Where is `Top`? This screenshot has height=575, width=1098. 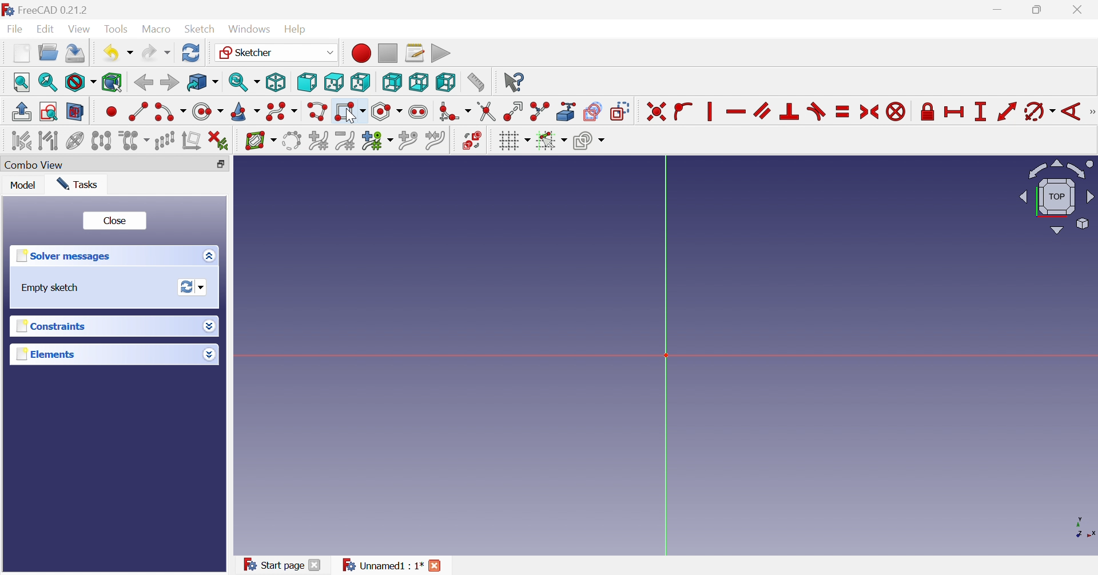 Top is located at coordinates (335, 82).